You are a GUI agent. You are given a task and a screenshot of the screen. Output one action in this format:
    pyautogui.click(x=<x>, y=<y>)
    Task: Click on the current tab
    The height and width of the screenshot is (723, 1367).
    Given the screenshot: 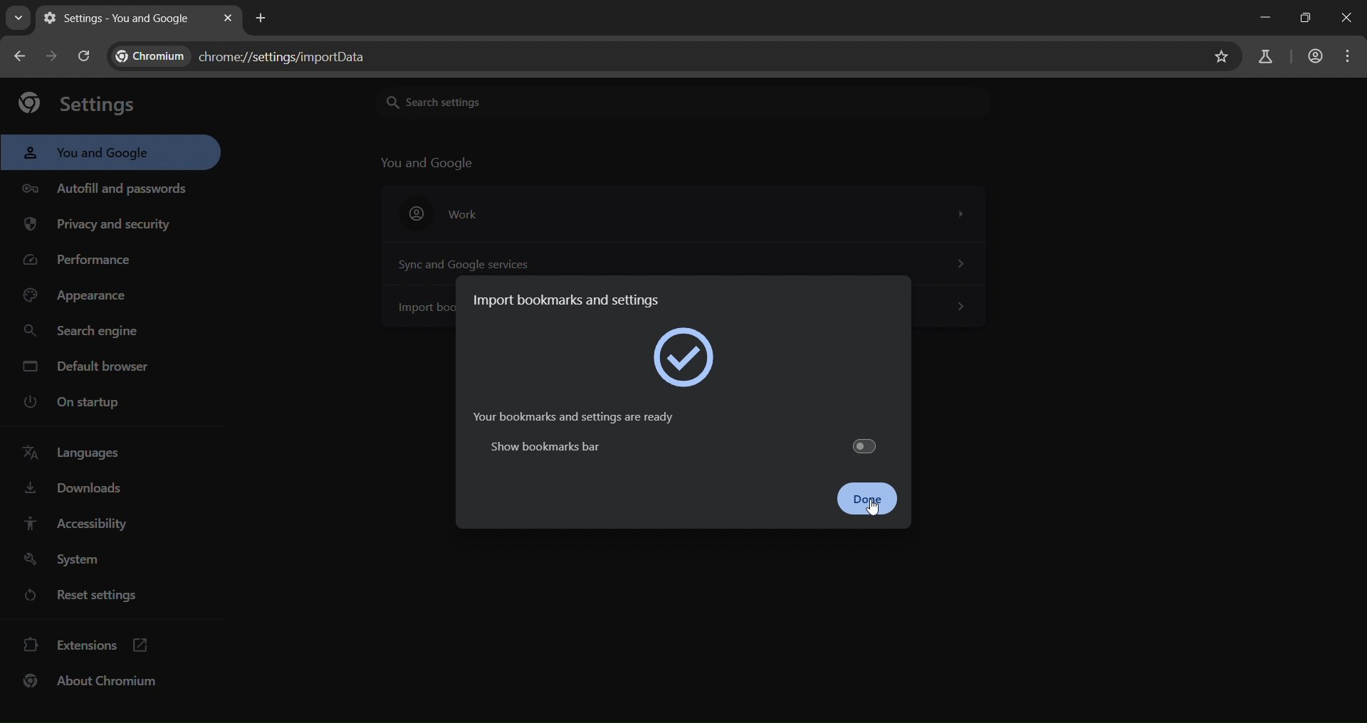 What is the action you would take?
    pyautogui.click(x=123, y=18)
    